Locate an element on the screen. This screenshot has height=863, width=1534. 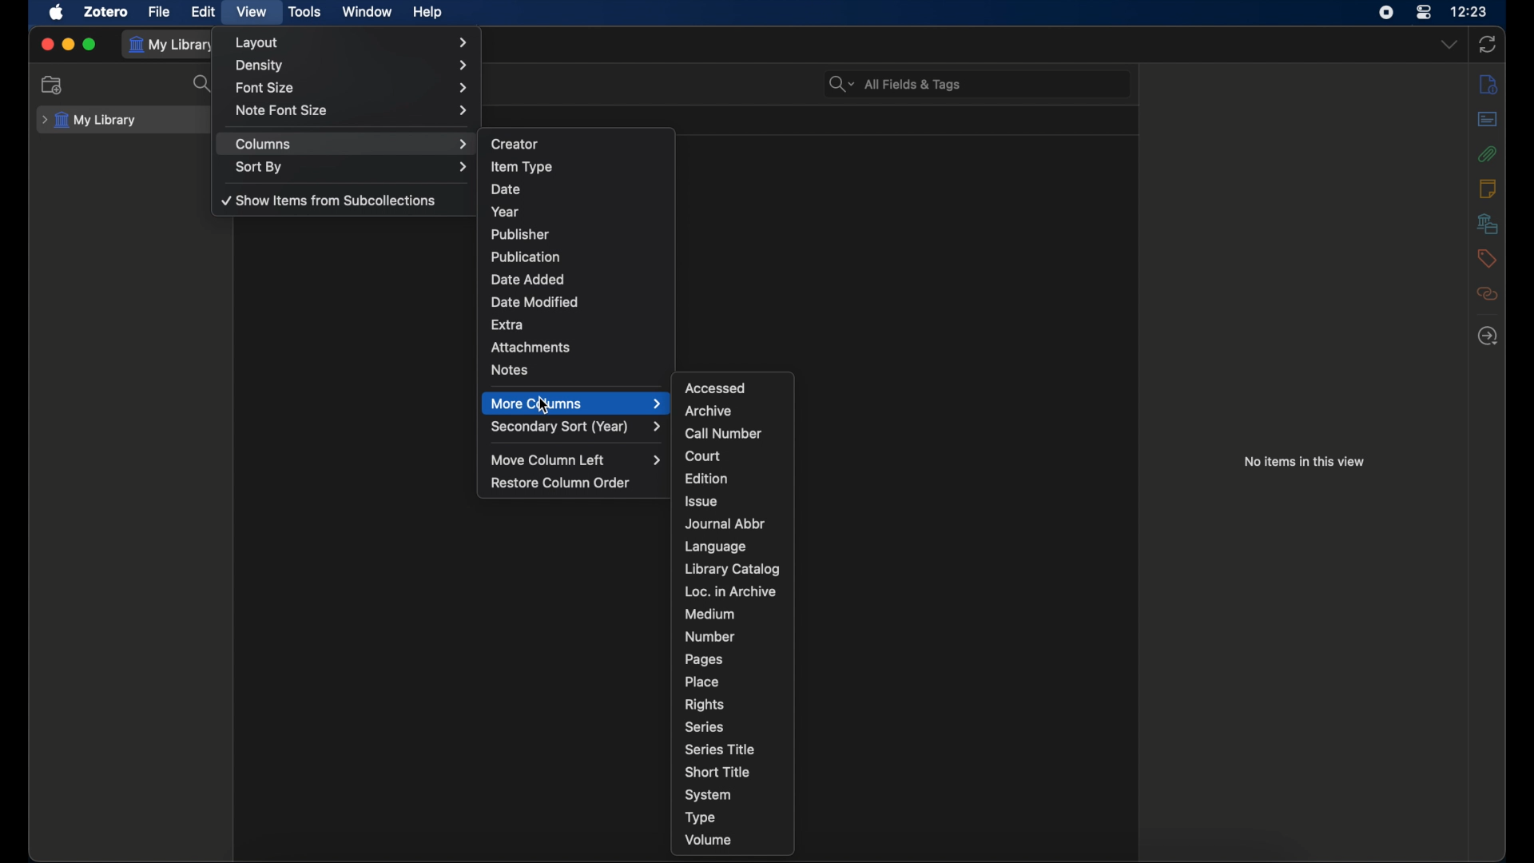
sort by is located at coordinates (351, 168).